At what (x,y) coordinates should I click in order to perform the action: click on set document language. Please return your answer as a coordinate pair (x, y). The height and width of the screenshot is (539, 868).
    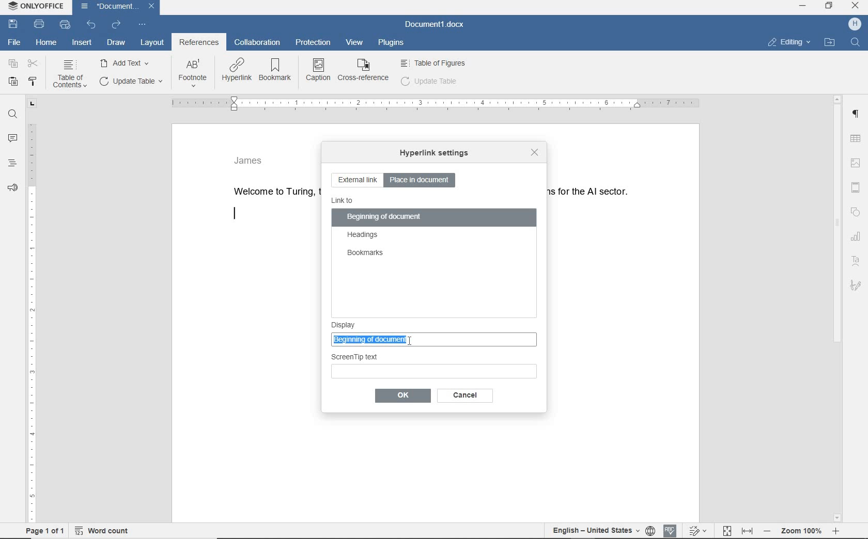
    Looking at the image, I should click on (650, 531).